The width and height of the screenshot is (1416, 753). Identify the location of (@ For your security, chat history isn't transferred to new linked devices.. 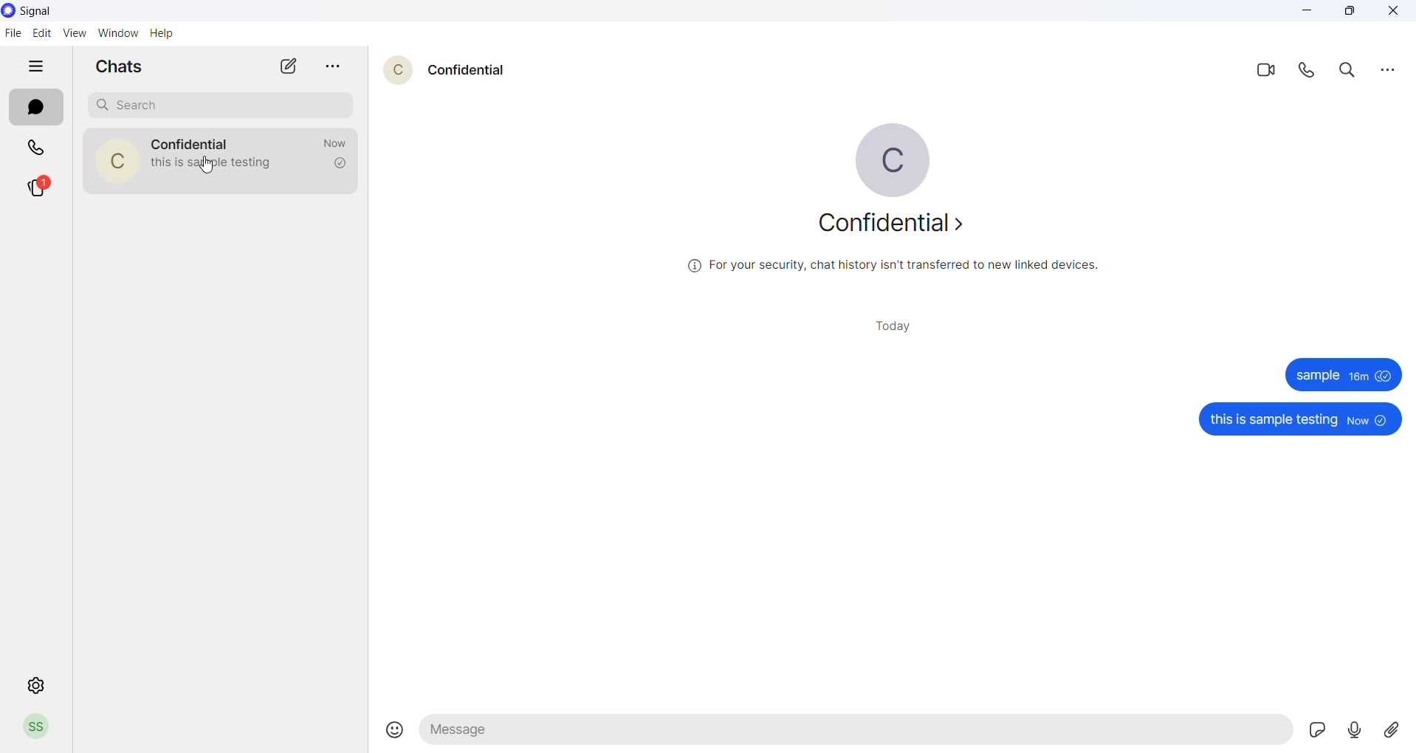
(893, 265).